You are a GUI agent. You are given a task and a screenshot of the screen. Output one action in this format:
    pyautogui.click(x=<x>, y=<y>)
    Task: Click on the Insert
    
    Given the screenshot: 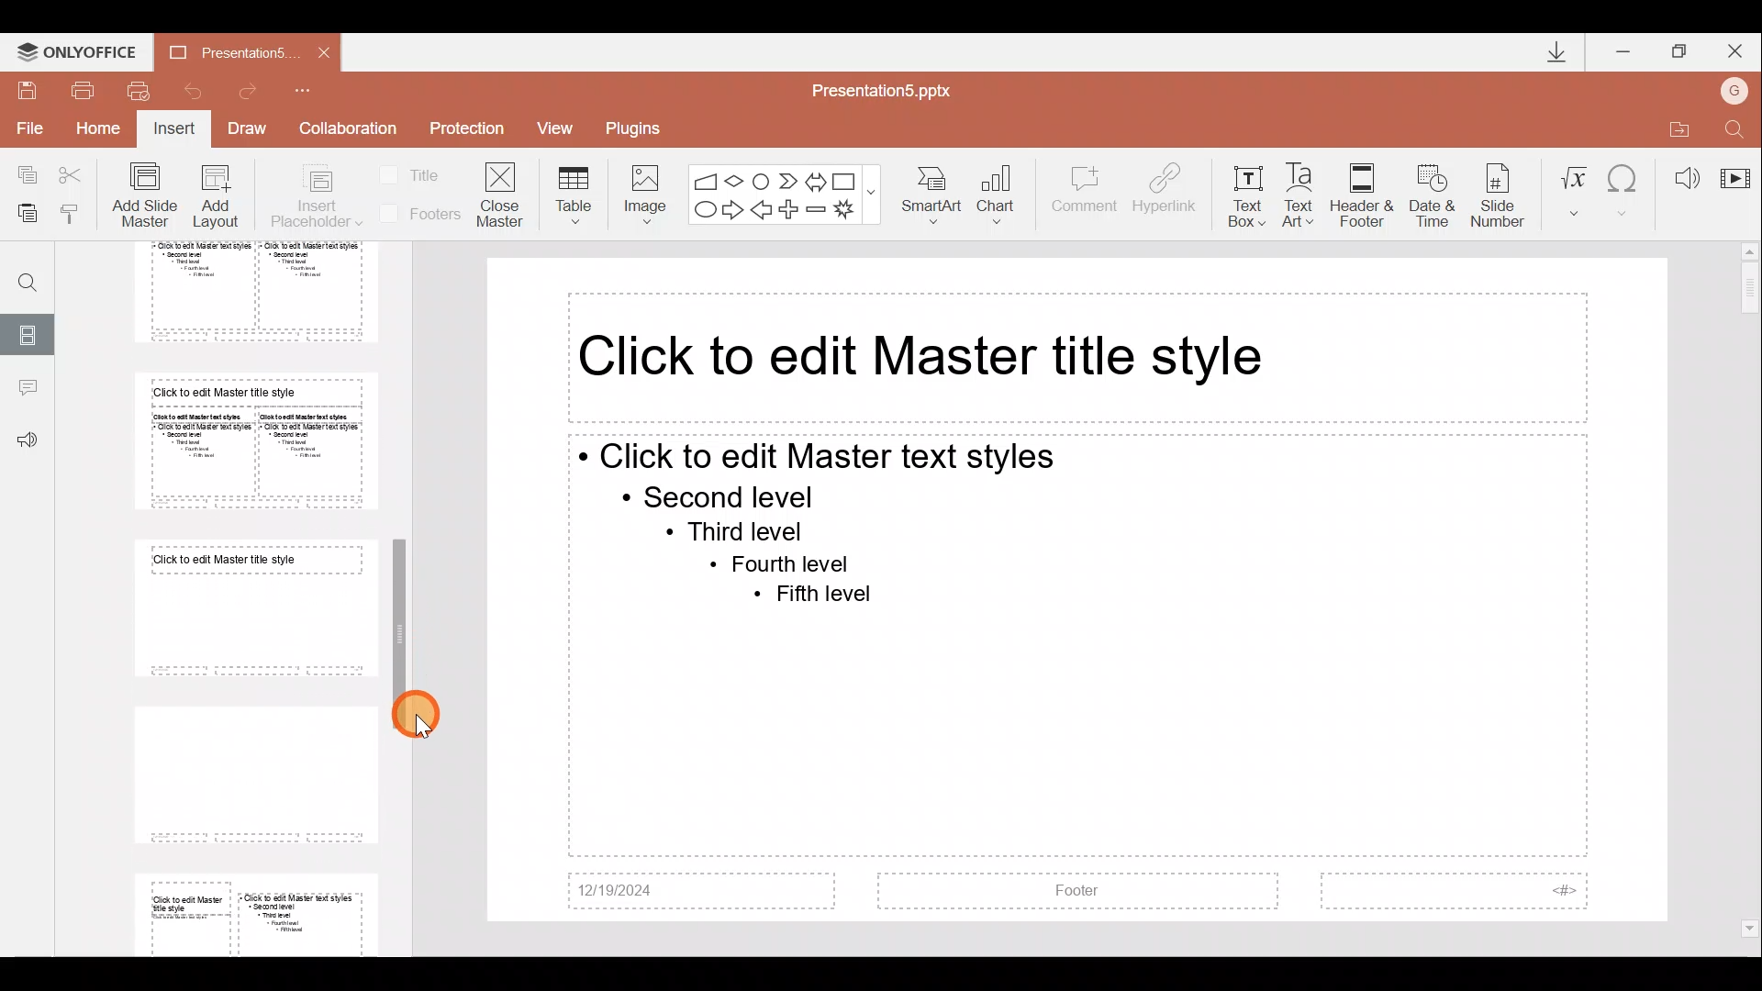 What is the action you would take?
    pyautogui.click(x=175, y=130)
    